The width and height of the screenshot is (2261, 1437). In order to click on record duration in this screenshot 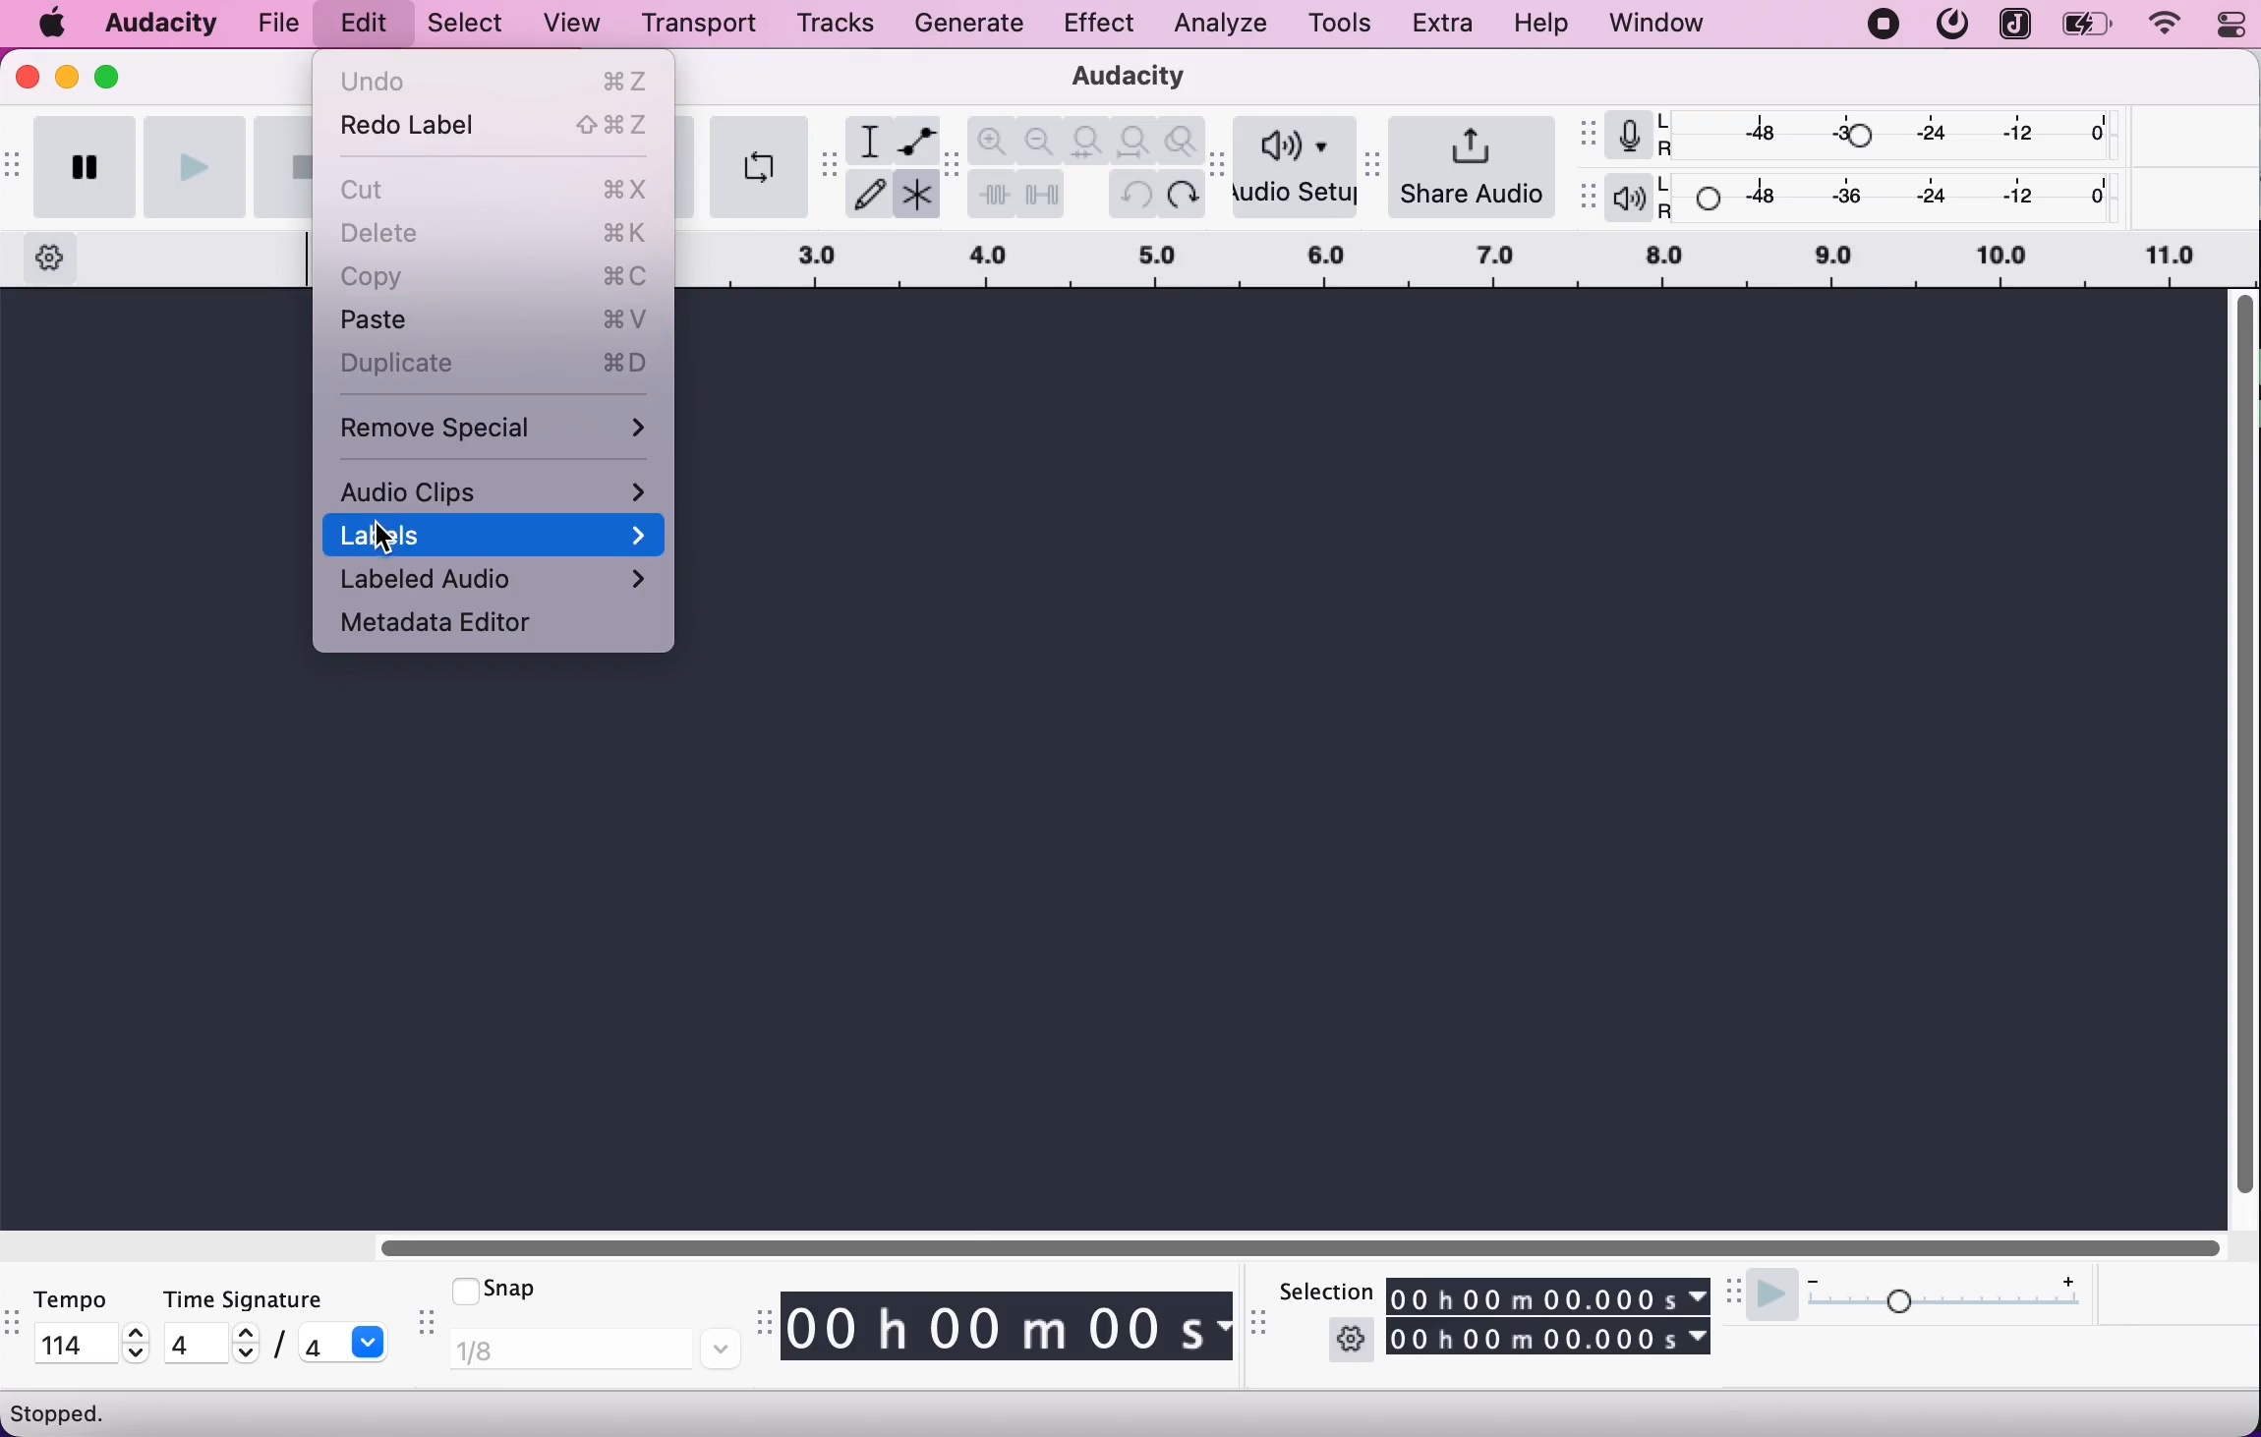, I will do `click(1469, 259)`.